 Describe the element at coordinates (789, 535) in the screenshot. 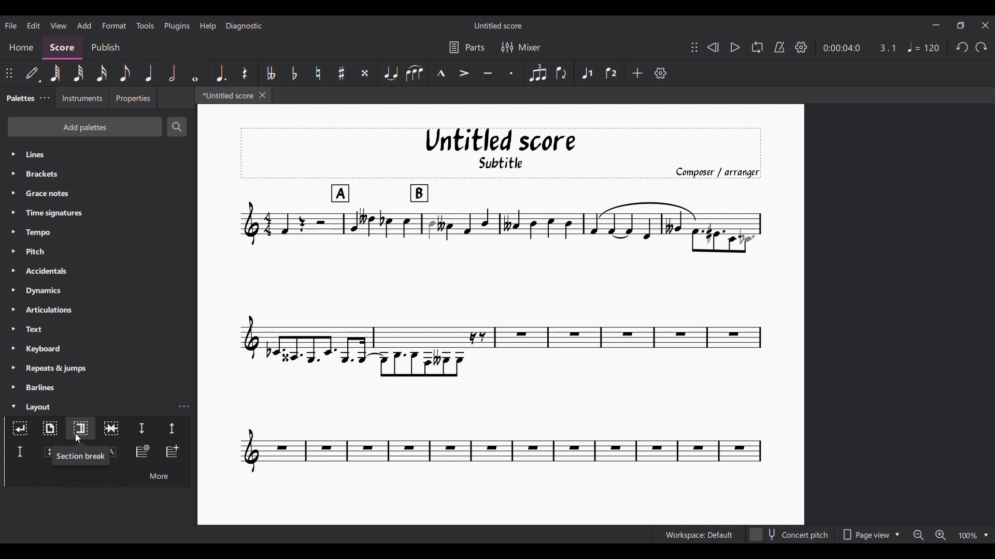

I see `Concert pitch toggle` at that location.